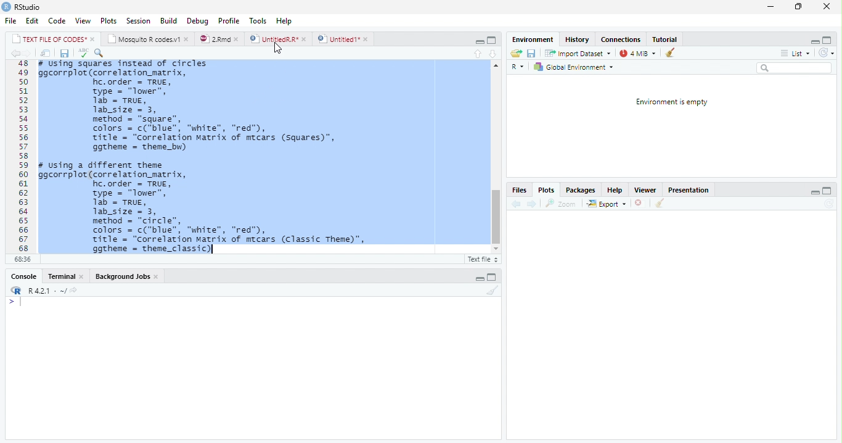 The image size is (842, 443). Describe the element at coordinates (815, 192) in the screenshot. I see `hide r script` at that location.